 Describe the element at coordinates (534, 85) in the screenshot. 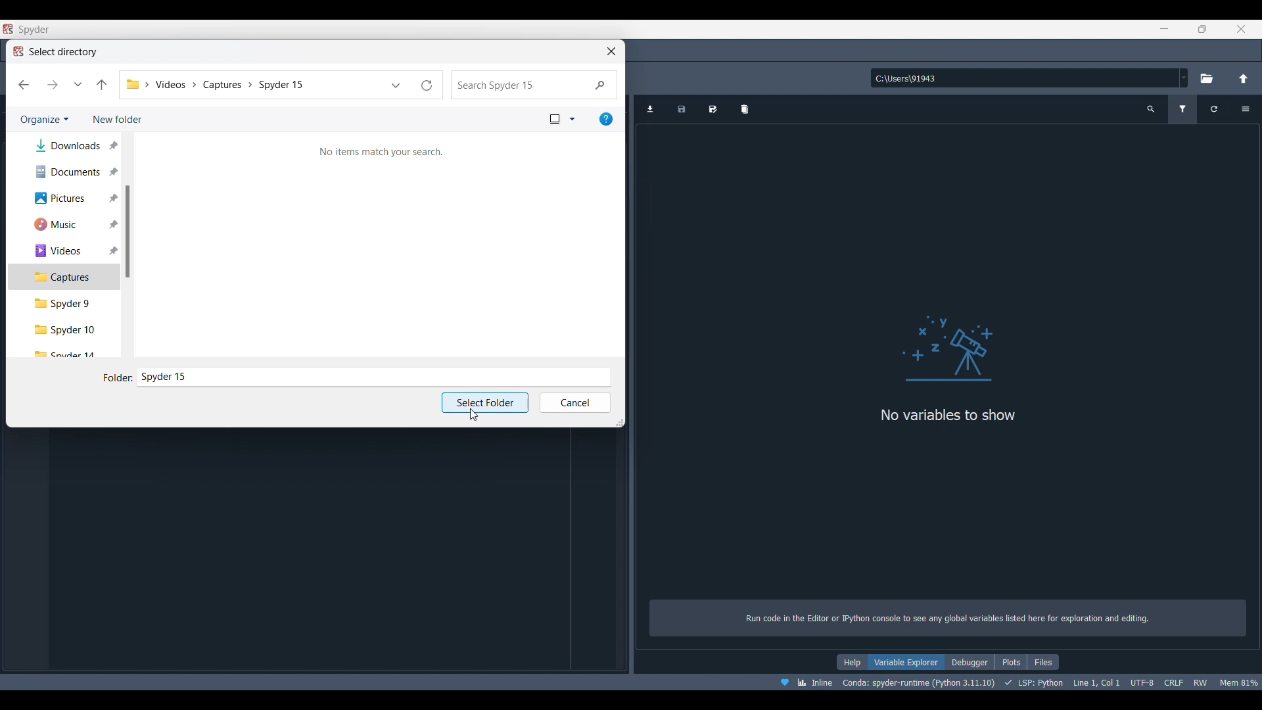

I see `Search box` at that location.